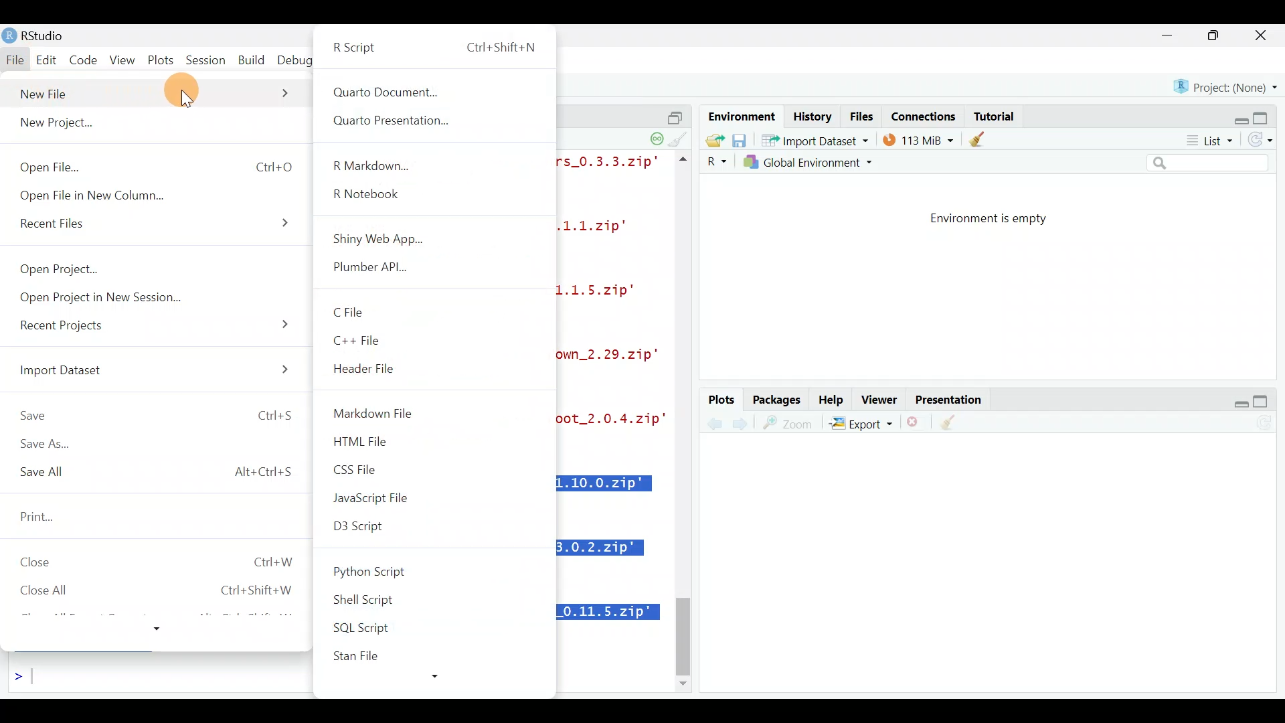  What do you see at coordinates (711, 140) in the screenshot?
I see `Load workspace` at bounding box center [711, 140].